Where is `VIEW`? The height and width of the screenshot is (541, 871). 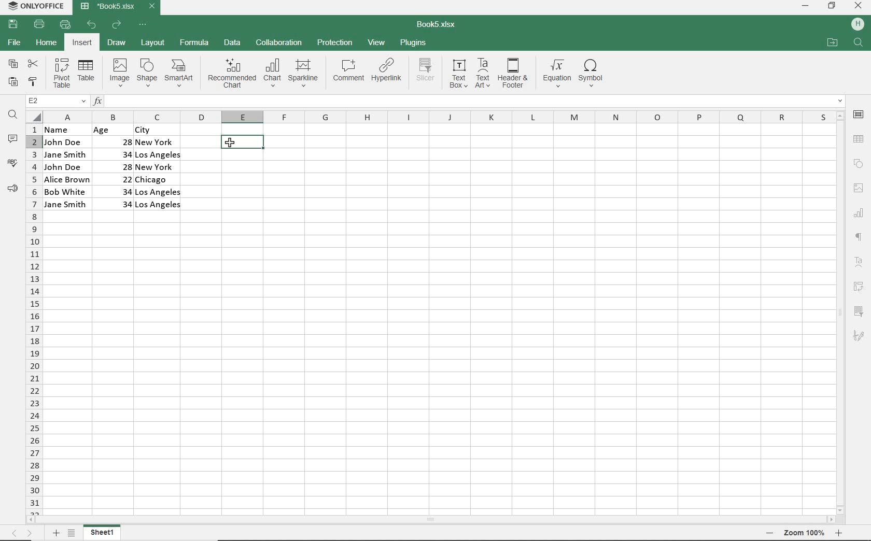 VIEW is located at coordinates (376, 42).